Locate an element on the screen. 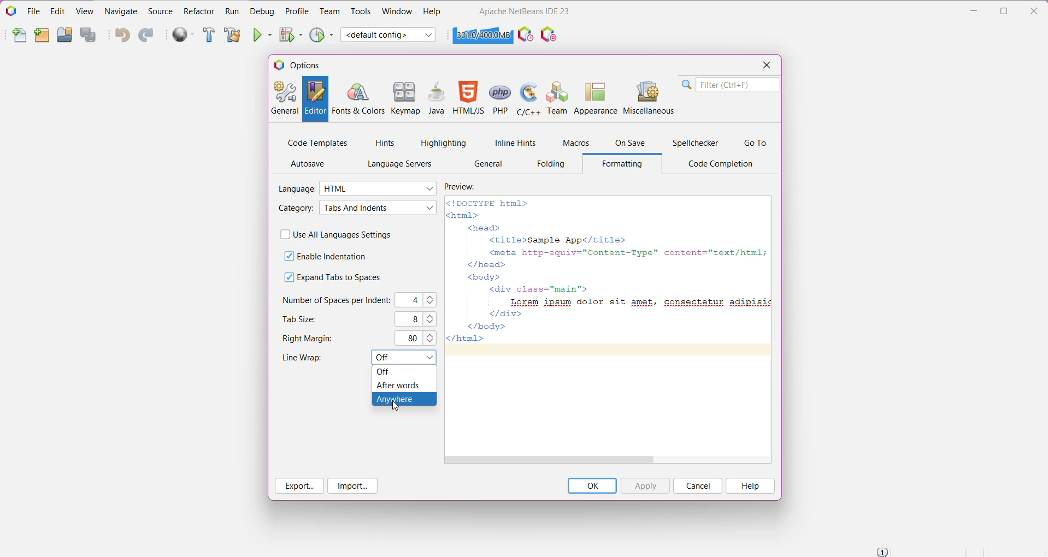  Edit is located at coordinates (56, 11).